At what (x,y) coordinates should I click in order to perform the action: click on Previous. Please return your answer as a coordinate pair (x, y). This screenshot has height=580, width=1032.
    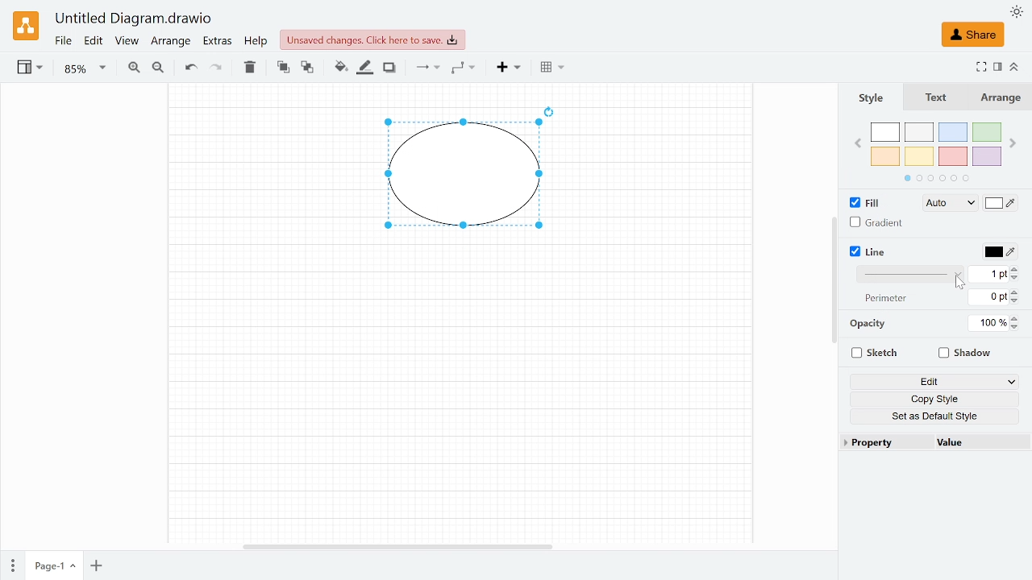
    Looking at the image, I should click on (858, 141).